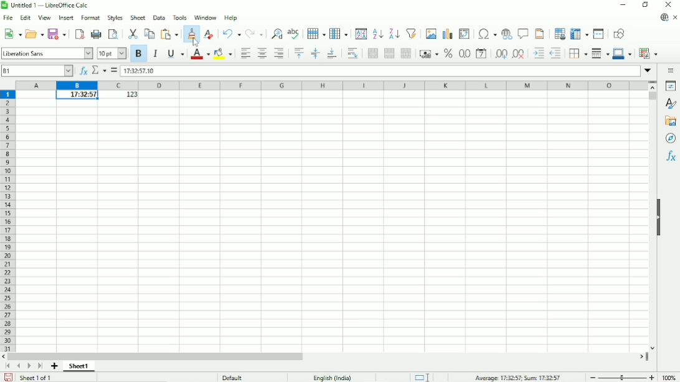 The width and height of the screenshot is (680, 382). I want to click on Sort, so click(360, 34).